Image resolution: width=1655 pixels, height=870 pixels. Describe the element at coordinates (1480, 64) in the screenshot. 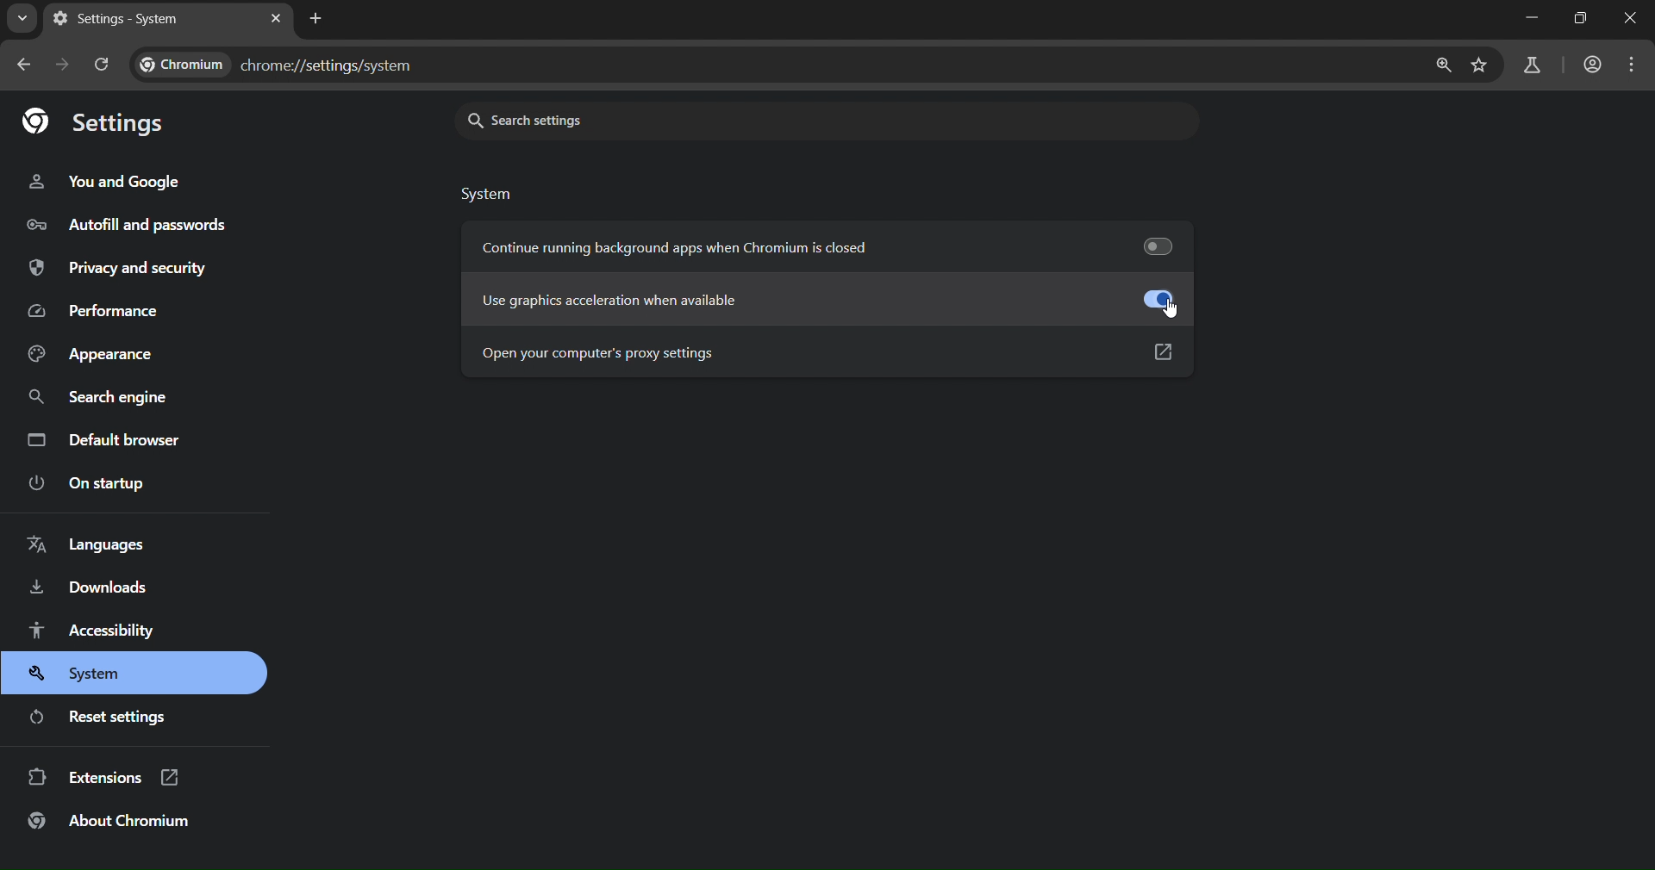

I see `bookmark page` at that location.